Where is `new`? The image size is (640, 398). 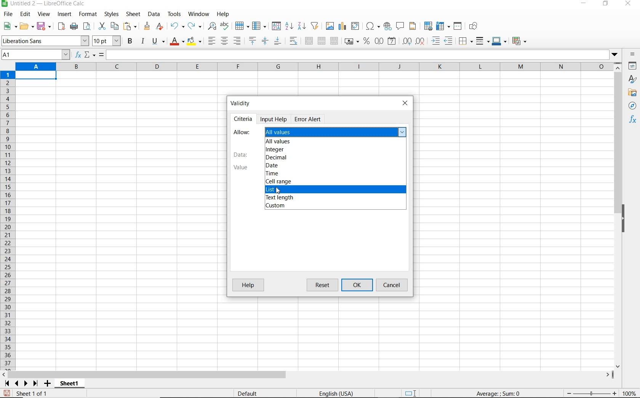 new is located at coordinates (10, 26).